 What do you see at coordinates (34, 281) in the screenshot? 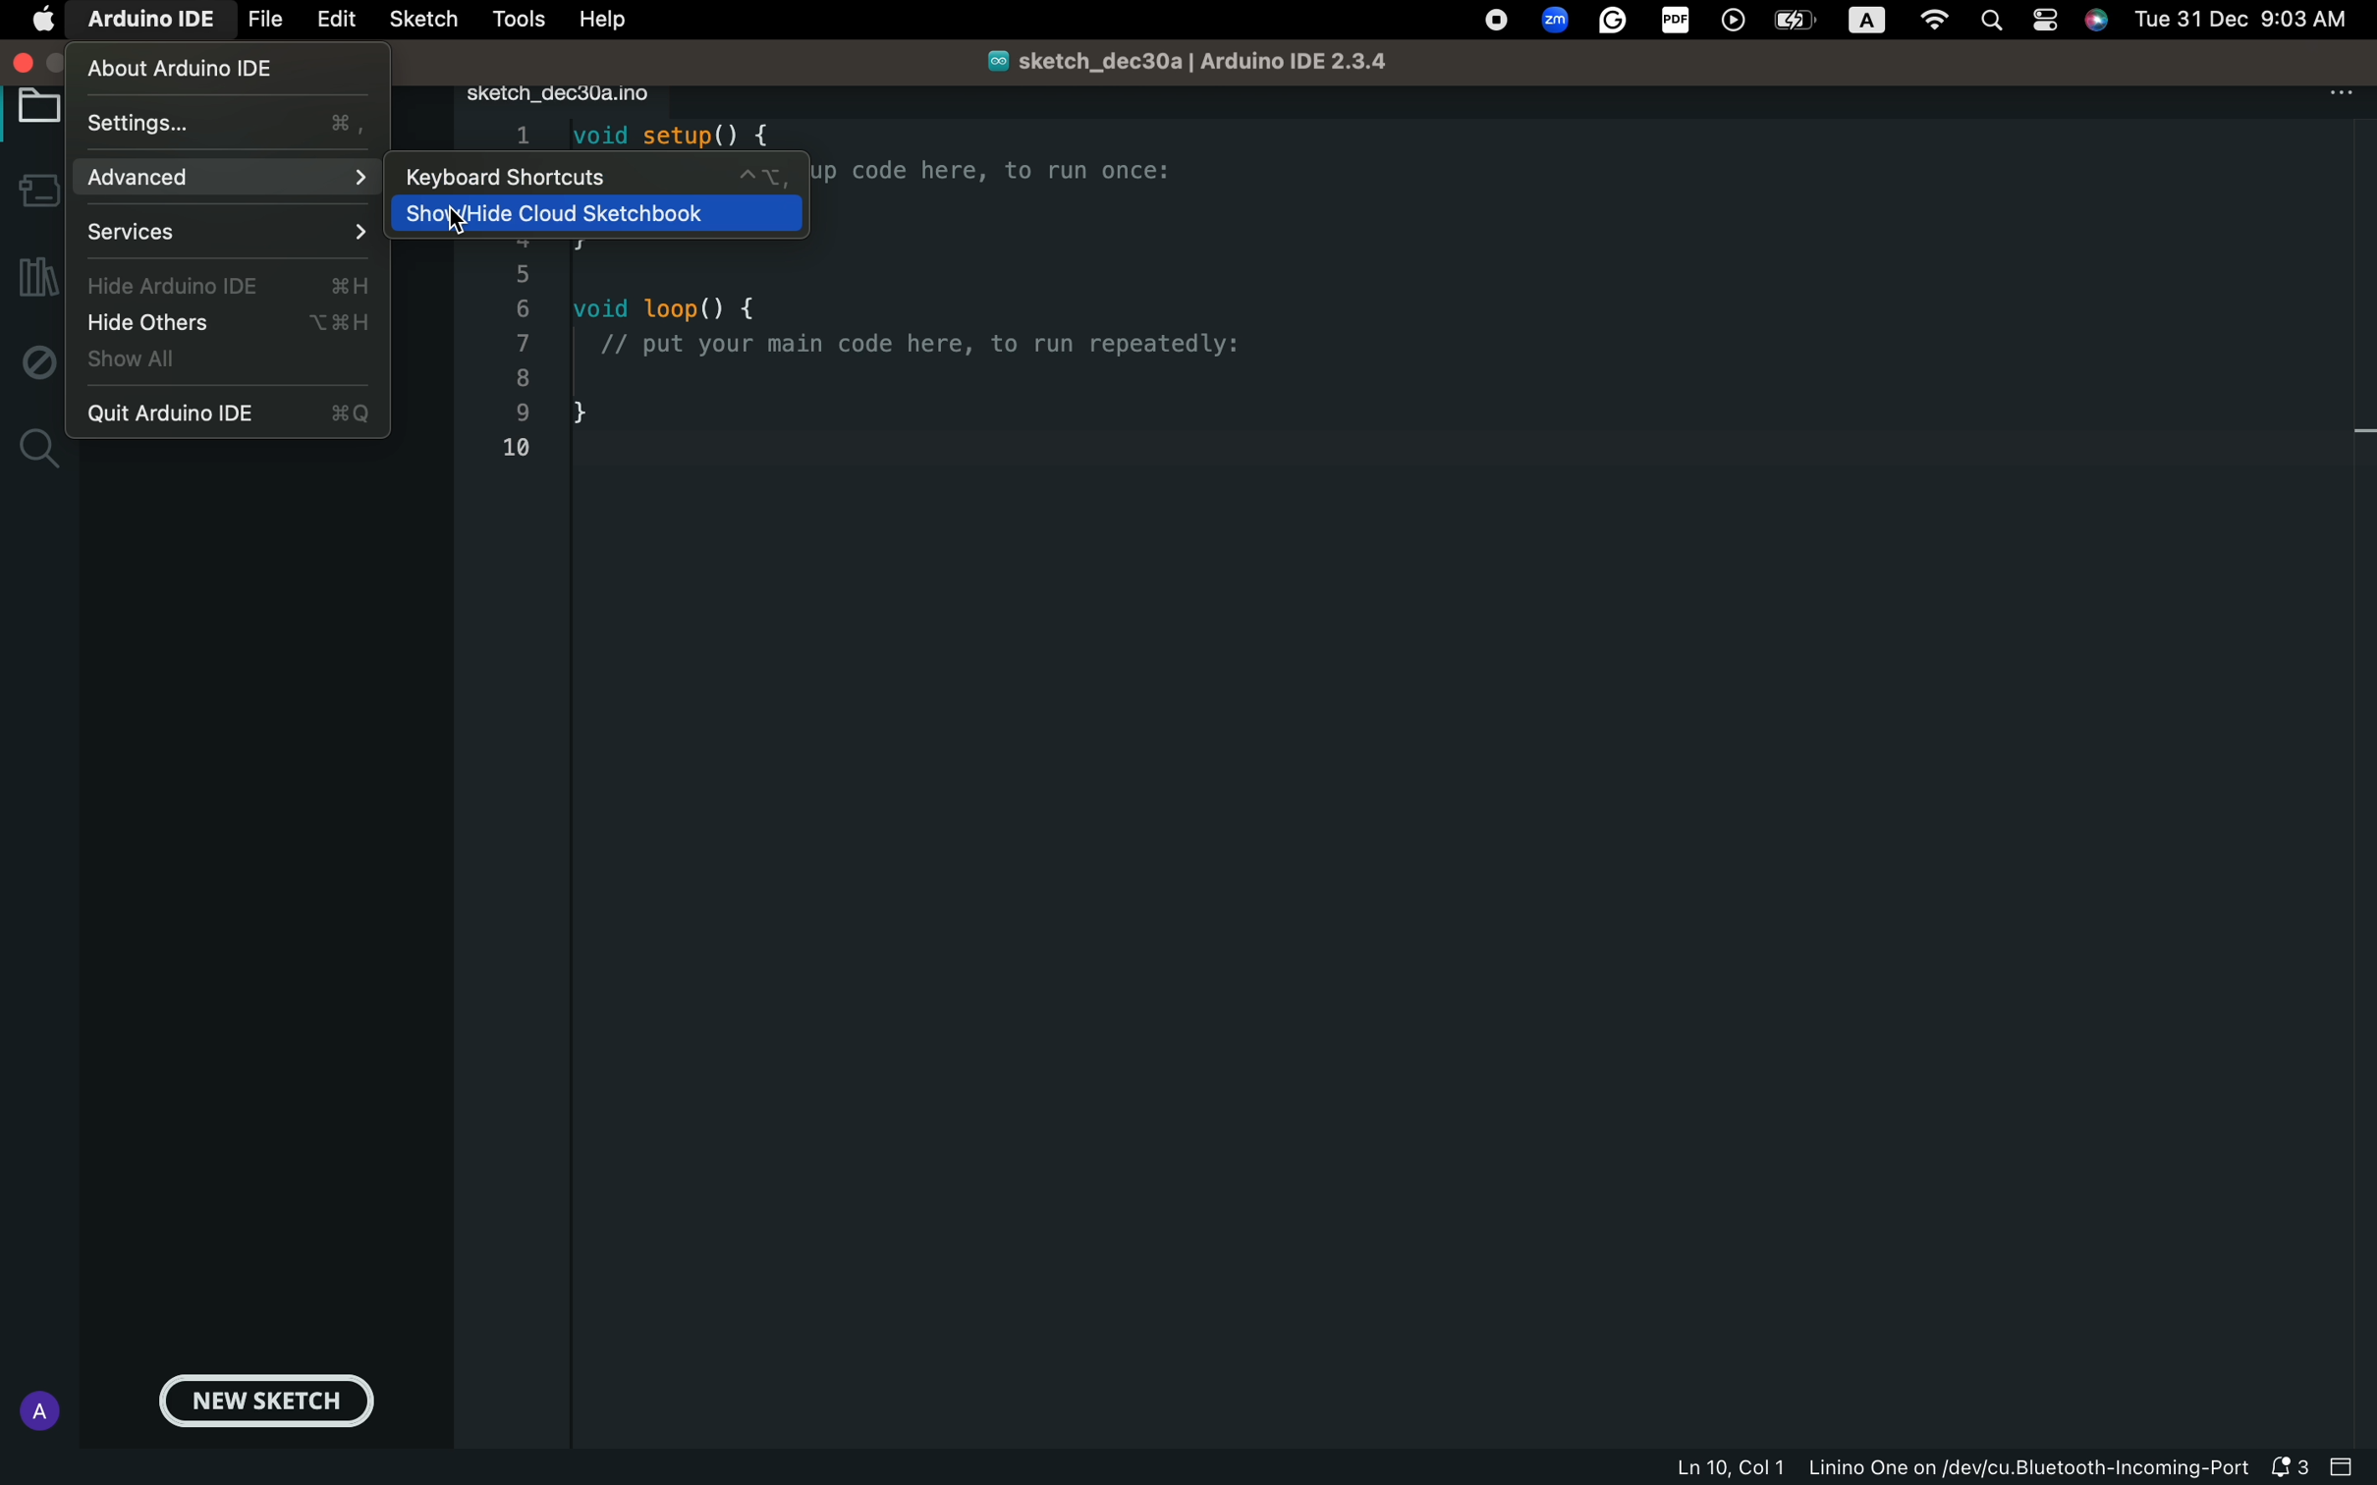
I see `library manager` at bounding box center [34, 281].